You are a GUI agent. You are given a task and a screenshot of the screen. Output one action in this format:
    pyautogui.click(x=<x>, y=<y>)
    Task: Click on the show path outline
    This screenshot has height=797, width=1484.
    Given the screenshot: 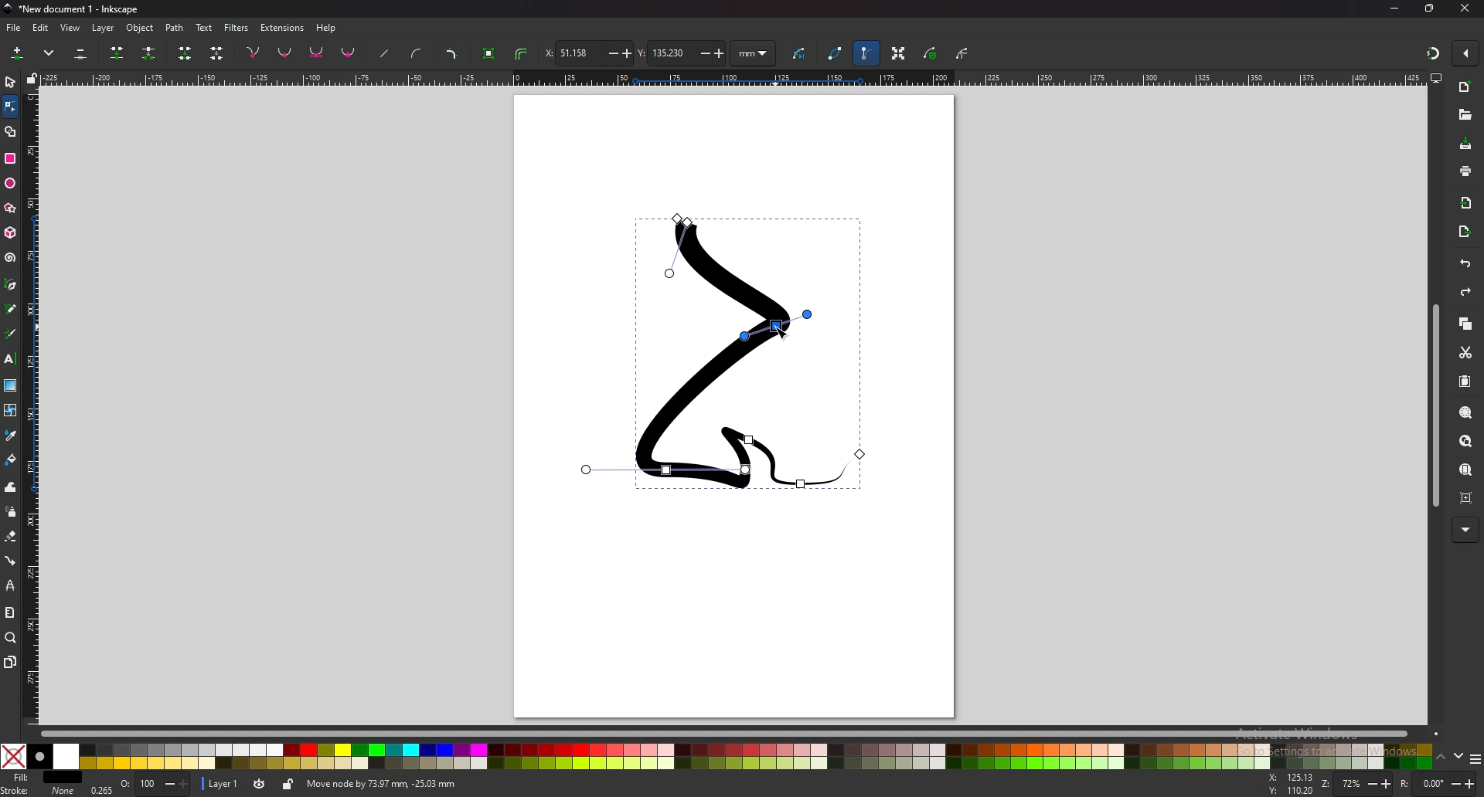 What is the action you would take?
    pyautogui.click(x=836, y=53)
    